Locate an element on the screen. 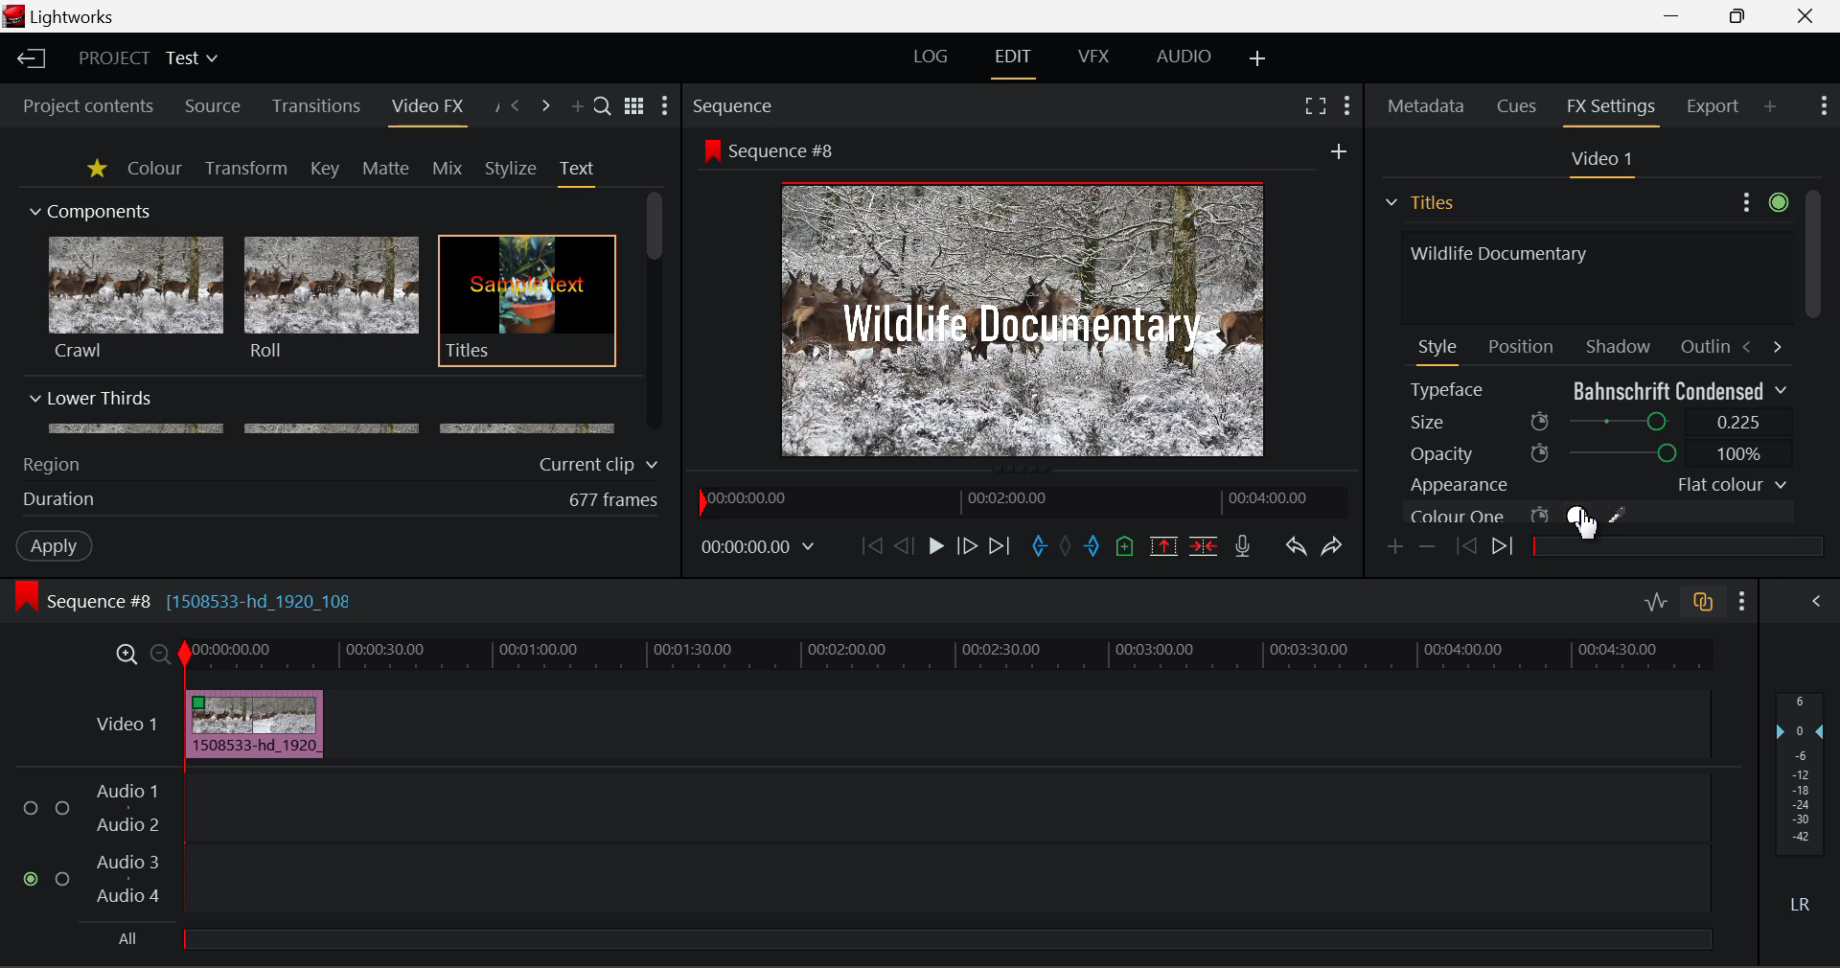 This screenshot has width=1840, height=968. Toggle audio levels editing is located at coordinates (1654, 599).